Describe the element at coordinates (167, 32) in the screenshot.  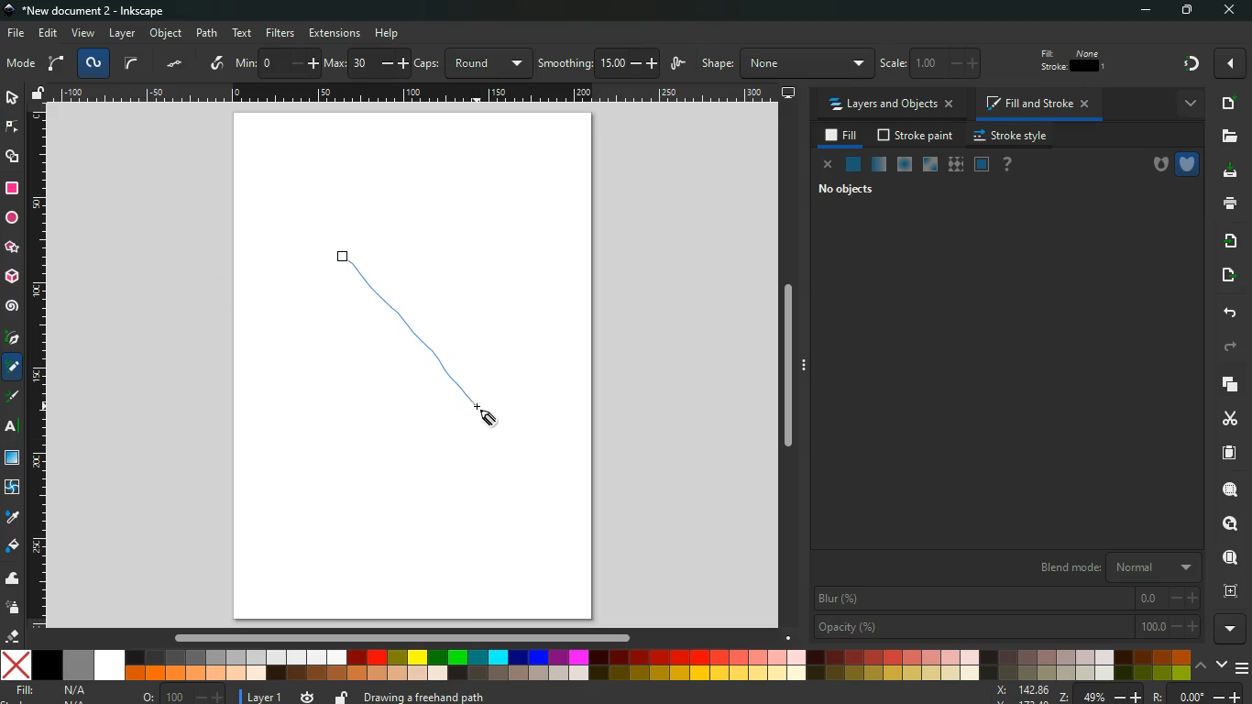
I see `object` at that location.